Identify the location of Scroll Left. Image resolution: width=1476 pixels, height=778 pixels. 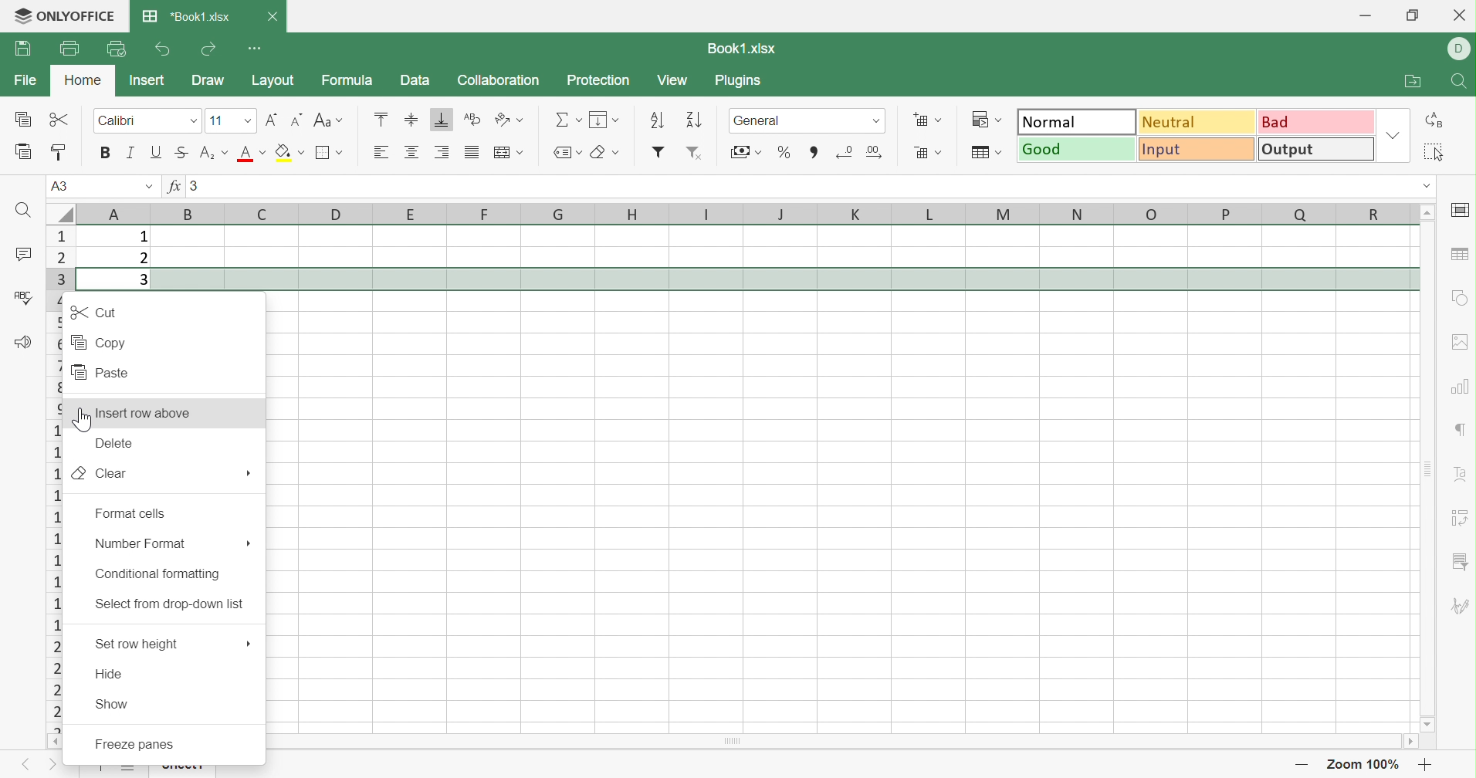
(56, 741).